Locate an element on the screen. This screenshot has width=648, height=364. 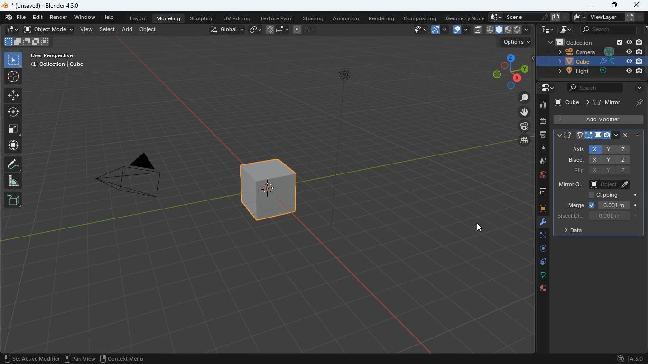
>Data is located at coordinates (569, 231).